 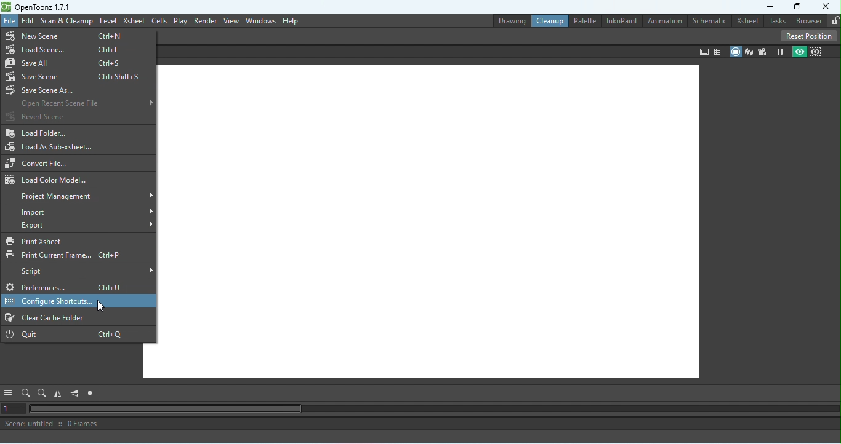 What do you see at coordinates (65, 48) in the screenshot?
I see `Load scene` at bounding box center [65, 48].